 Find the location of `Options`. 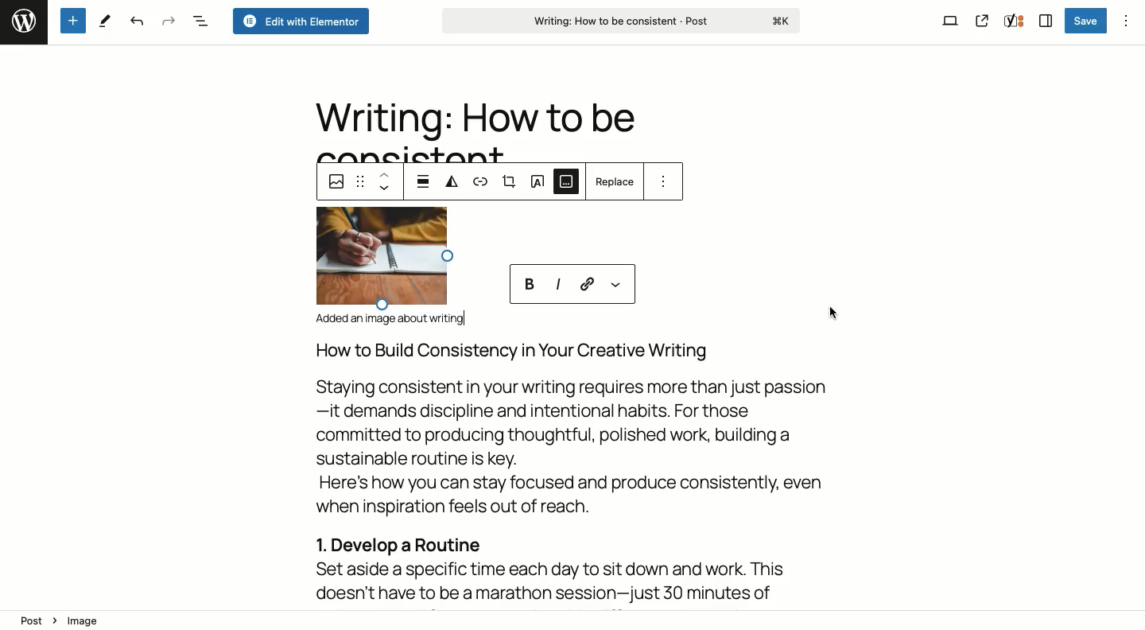

Options is located at coordinates (1125, 19).